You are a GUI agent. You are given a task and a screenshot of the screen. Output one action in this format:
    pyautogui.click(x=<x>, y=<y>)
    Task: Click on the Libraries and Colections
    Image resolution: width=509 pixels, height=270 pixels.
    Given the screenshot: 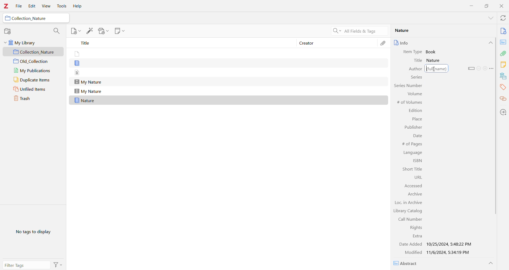 What is the action you would take?
    pyautogui.click(x=503, y=77)
    